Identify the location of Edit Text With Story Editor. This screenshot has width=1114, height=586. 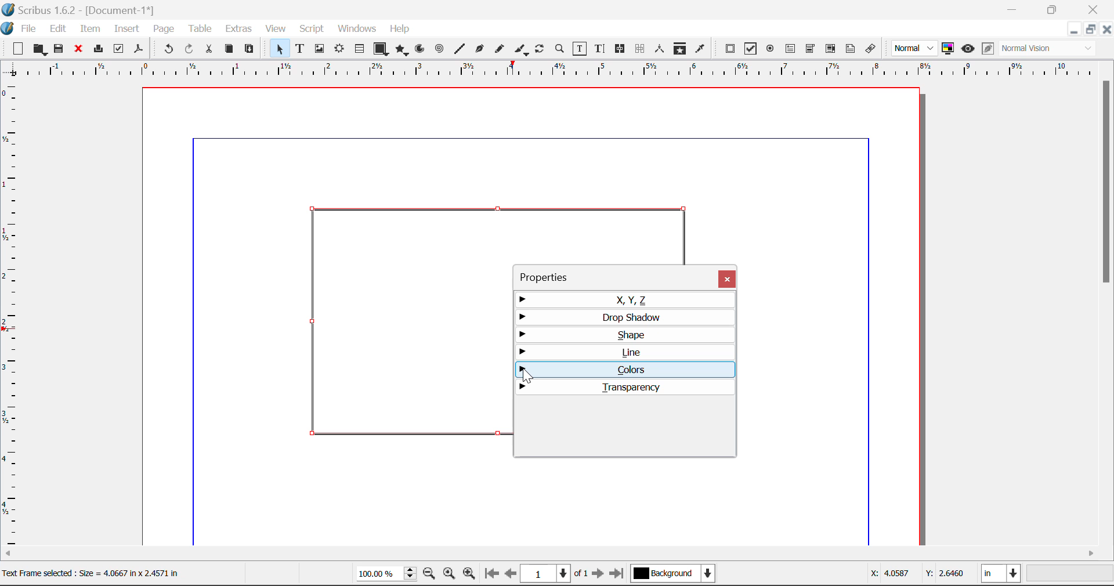
(599, 49).